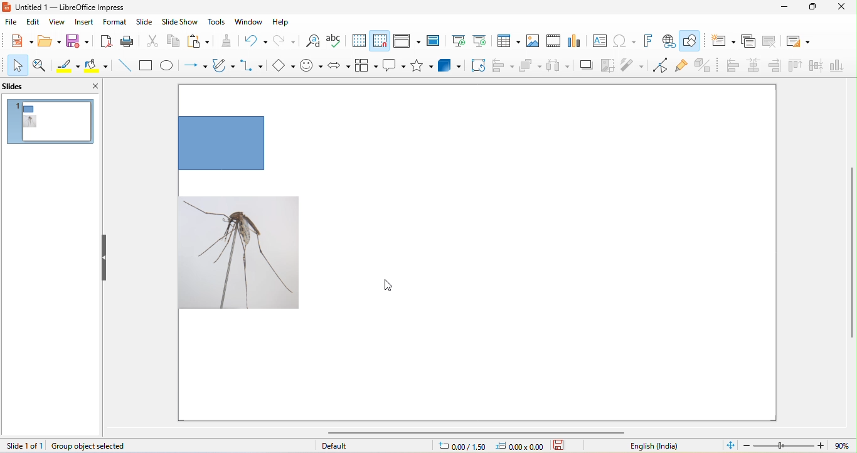 Image resolution: width=857 pixels, height=453 pixels. I want to click on vertical scroll bar, so click(851, 253).